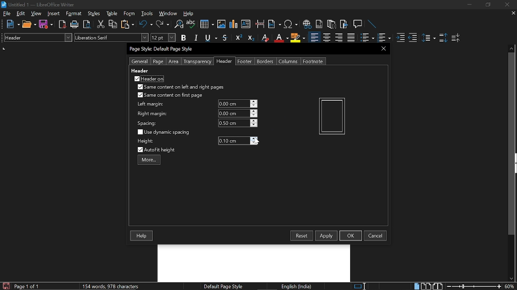  What do you see at coordinates (351, 235) in the screenshot?
I see `Ok` at bounding box center [351, 235].